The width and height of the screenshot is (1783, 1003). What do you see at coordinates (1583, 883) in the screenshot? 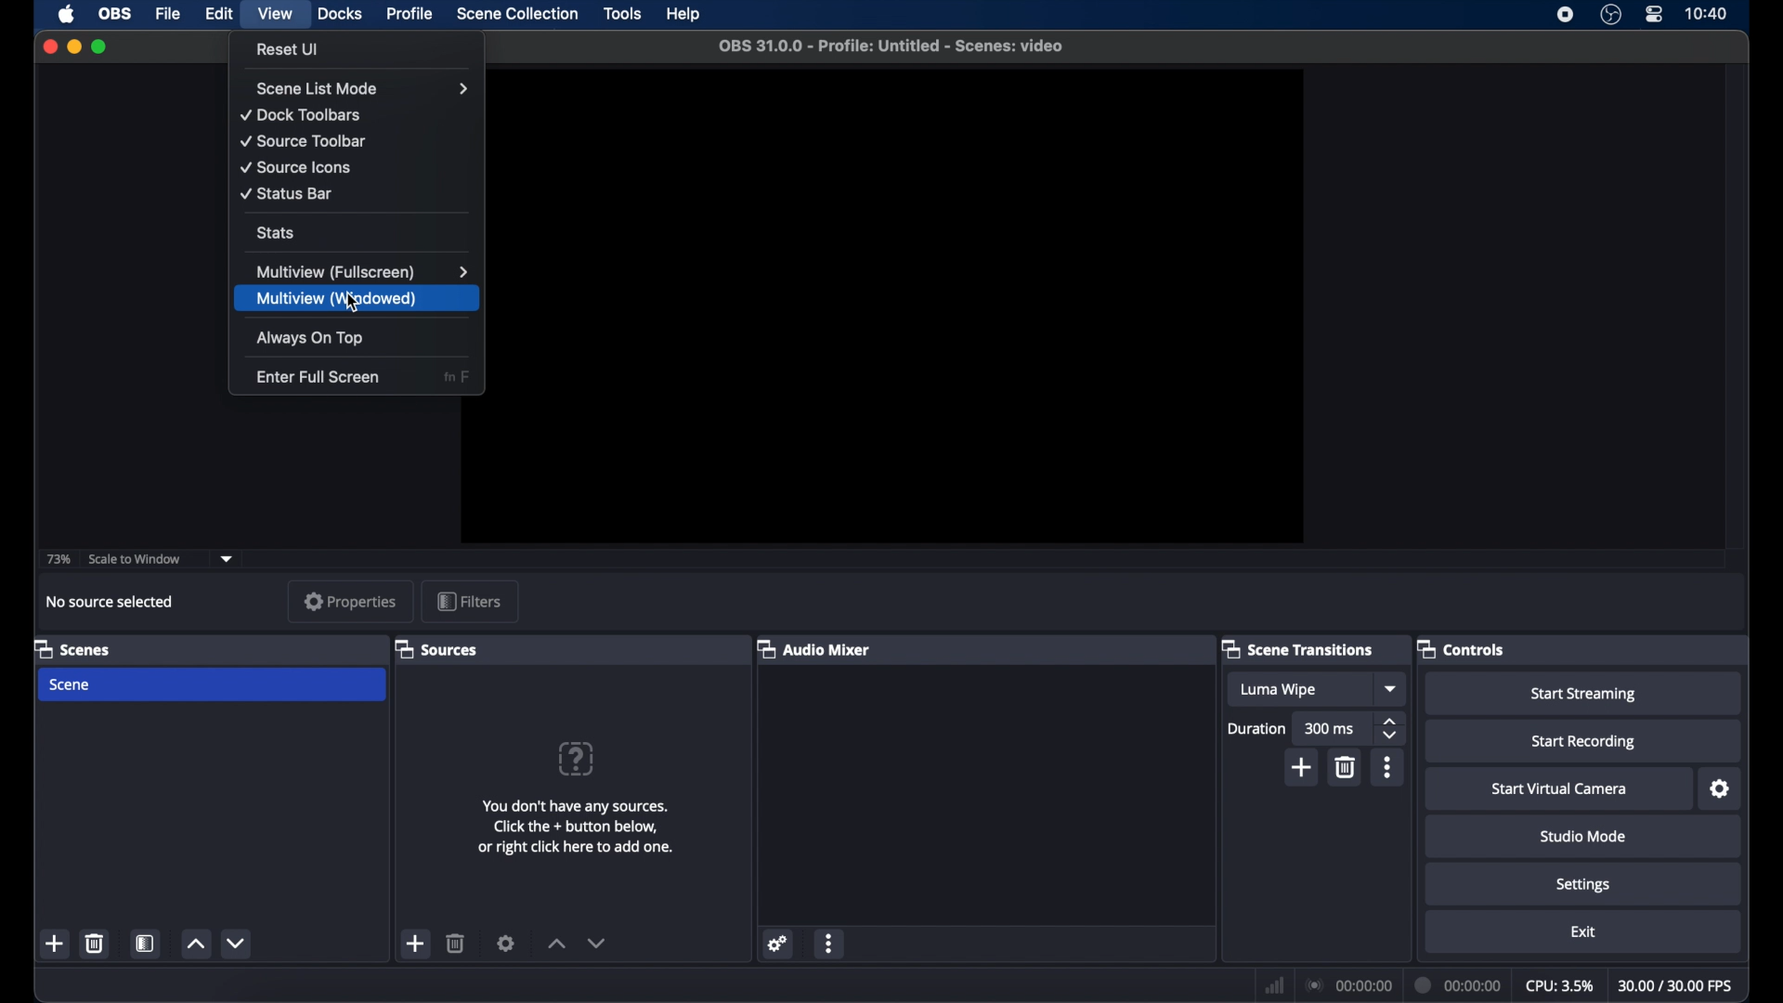
I see `settings` at bounding box center [1583, 883].